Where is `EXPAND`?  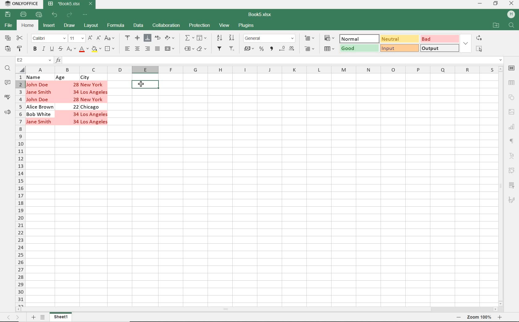
EXPAND is located at coordinates (466, 43).